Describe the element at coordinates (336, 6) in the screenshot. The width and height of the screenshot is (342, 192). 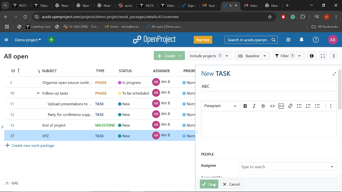
I see `Close` at that location.